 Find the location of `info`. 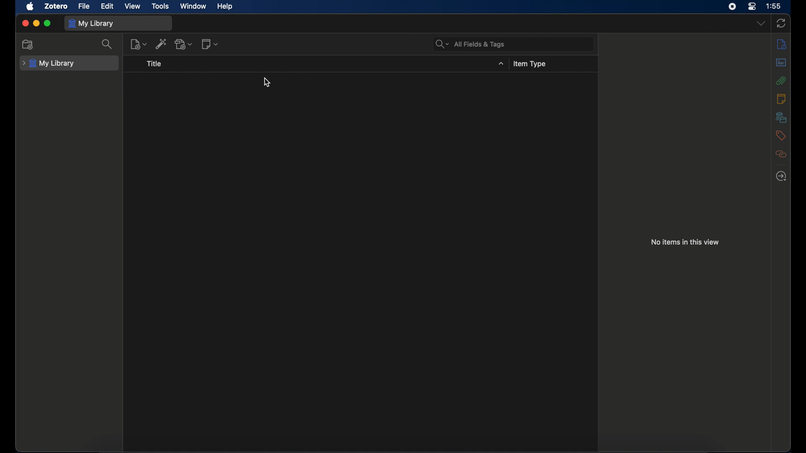

info is located at coordinates (781, 44).